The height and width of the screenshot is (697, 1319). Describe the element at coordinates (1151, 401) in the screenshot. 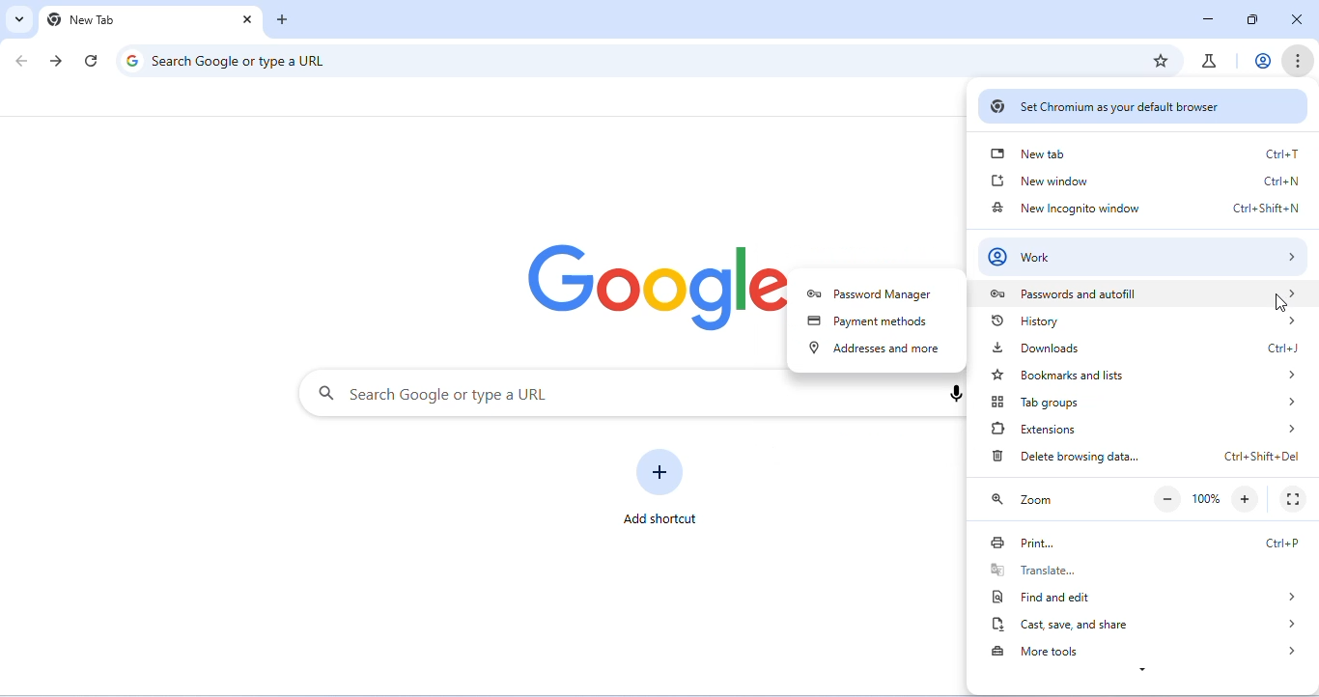

I see `tab groups` at that location.